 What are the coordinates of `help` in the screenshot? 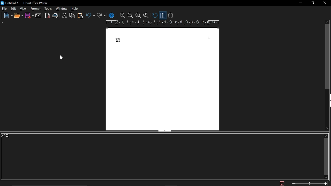 It's located at (112, 15).